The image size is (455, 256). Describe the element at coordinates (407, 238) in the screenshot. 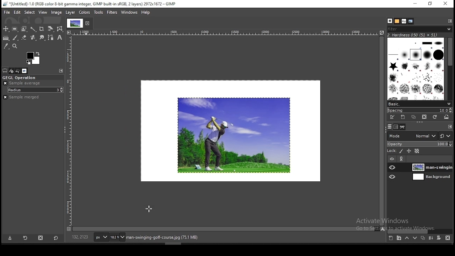

I see `move layer on step up` at that location.